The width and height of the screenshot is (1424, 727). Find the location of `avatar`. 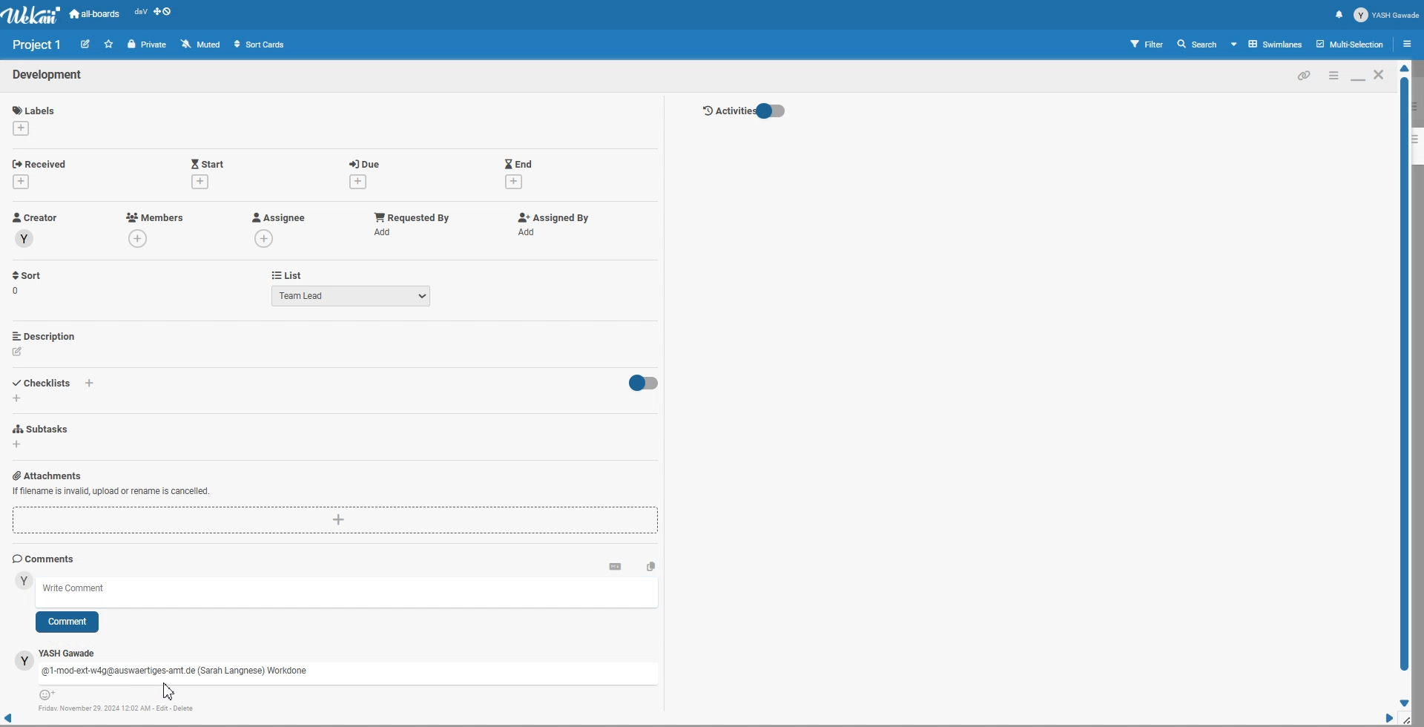

avatar is located at coordinates (24, 581).